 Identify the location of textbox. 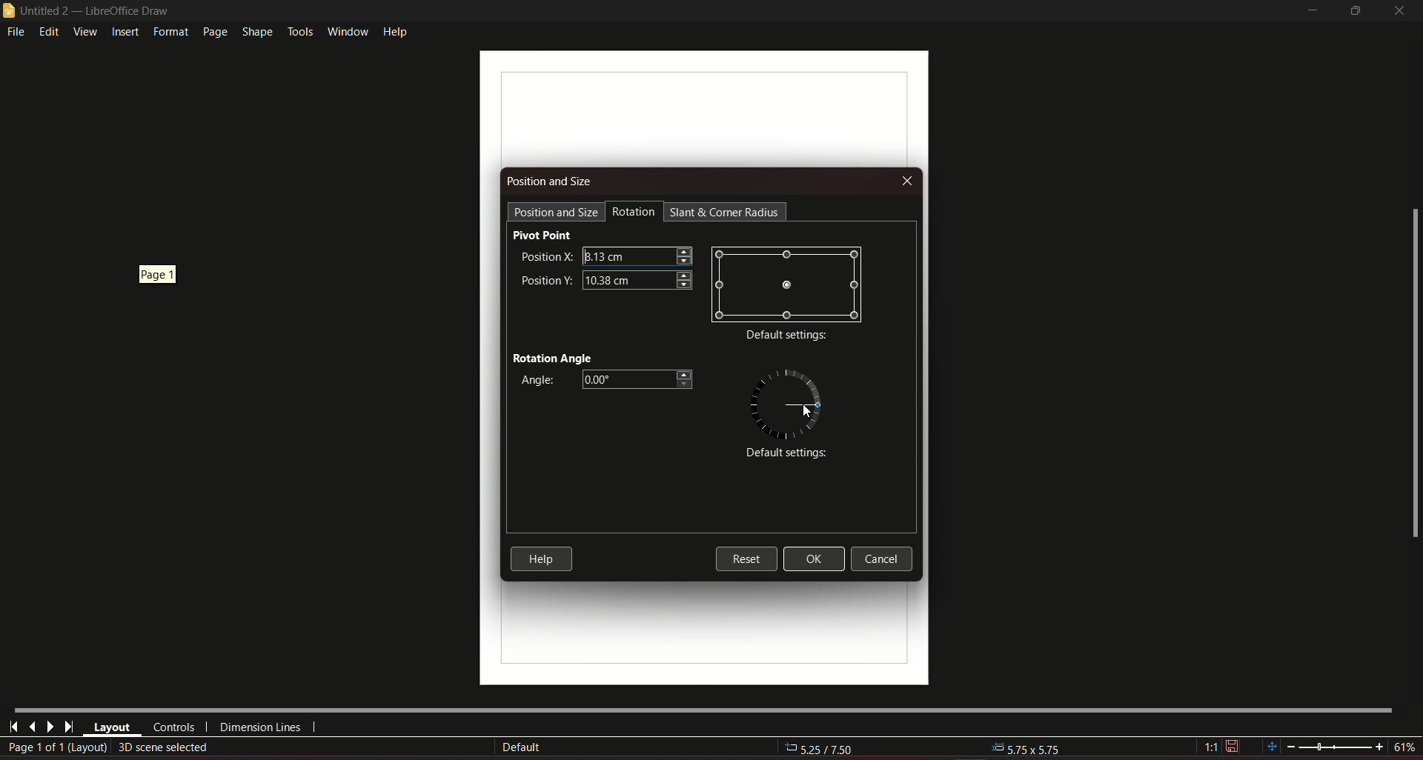
(640, 379).